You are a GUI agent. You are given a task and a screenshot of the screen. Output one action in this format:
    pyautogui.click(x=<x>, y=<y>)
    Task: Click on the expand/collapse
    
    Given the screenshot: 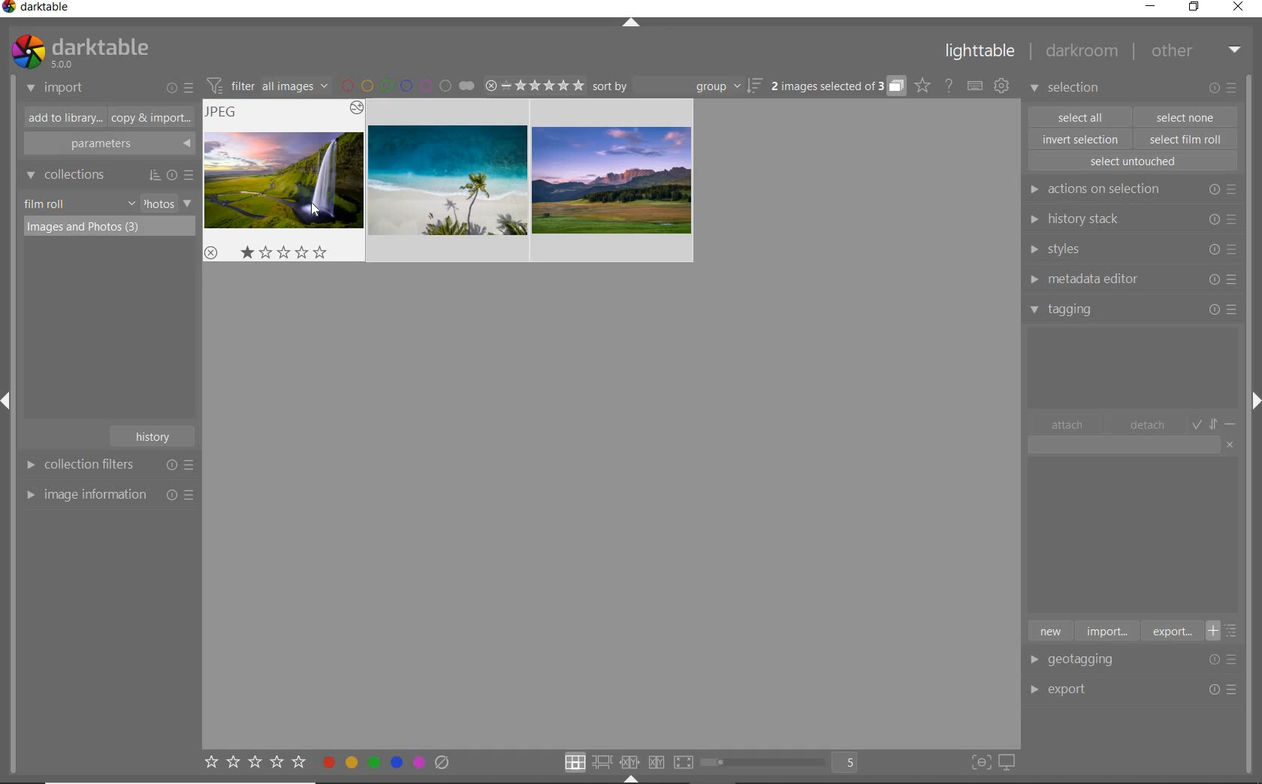 What is the action you would take?
    pyautogui.click(x=632, y=25)
    